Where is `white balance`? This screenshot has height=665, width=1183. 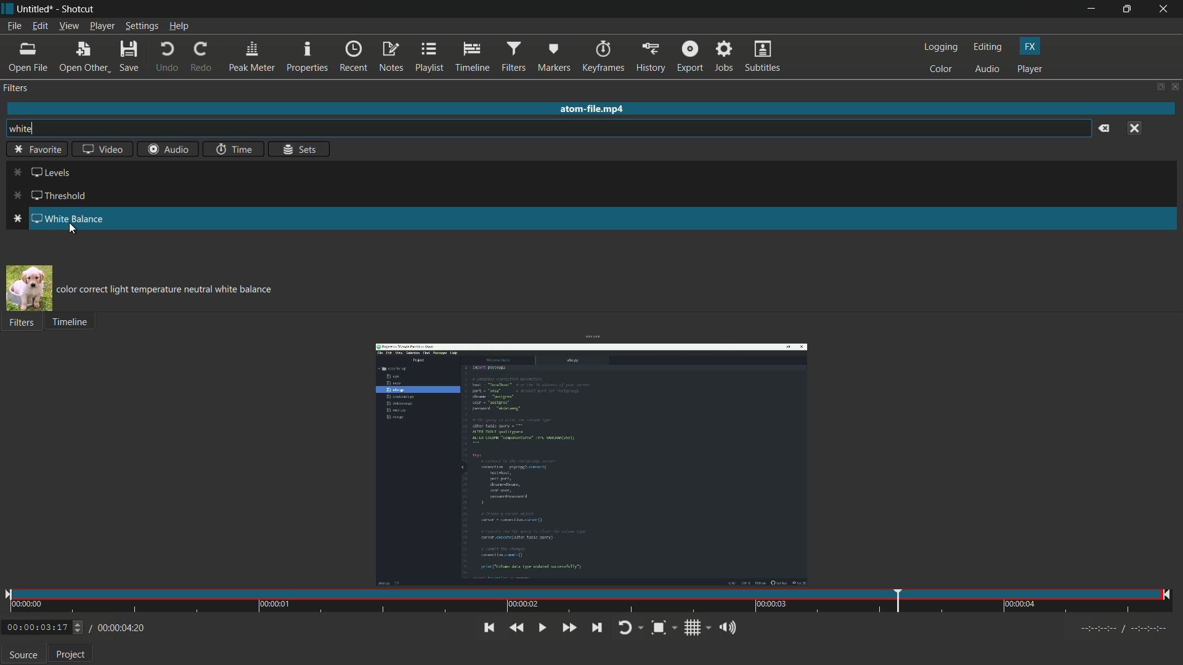
white balance is located at coordinates (57, 217).